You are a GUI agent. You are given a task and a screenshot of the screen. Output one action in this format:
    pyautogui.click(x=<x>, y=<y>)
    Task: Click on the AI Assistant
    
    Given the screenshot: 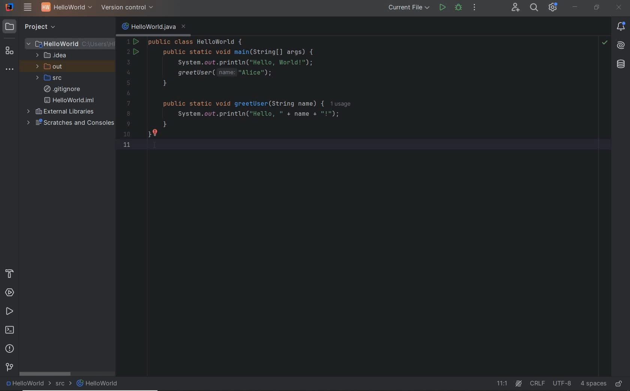 What is the action you would take?
    pyautogui.click(x=518, y=384)
    